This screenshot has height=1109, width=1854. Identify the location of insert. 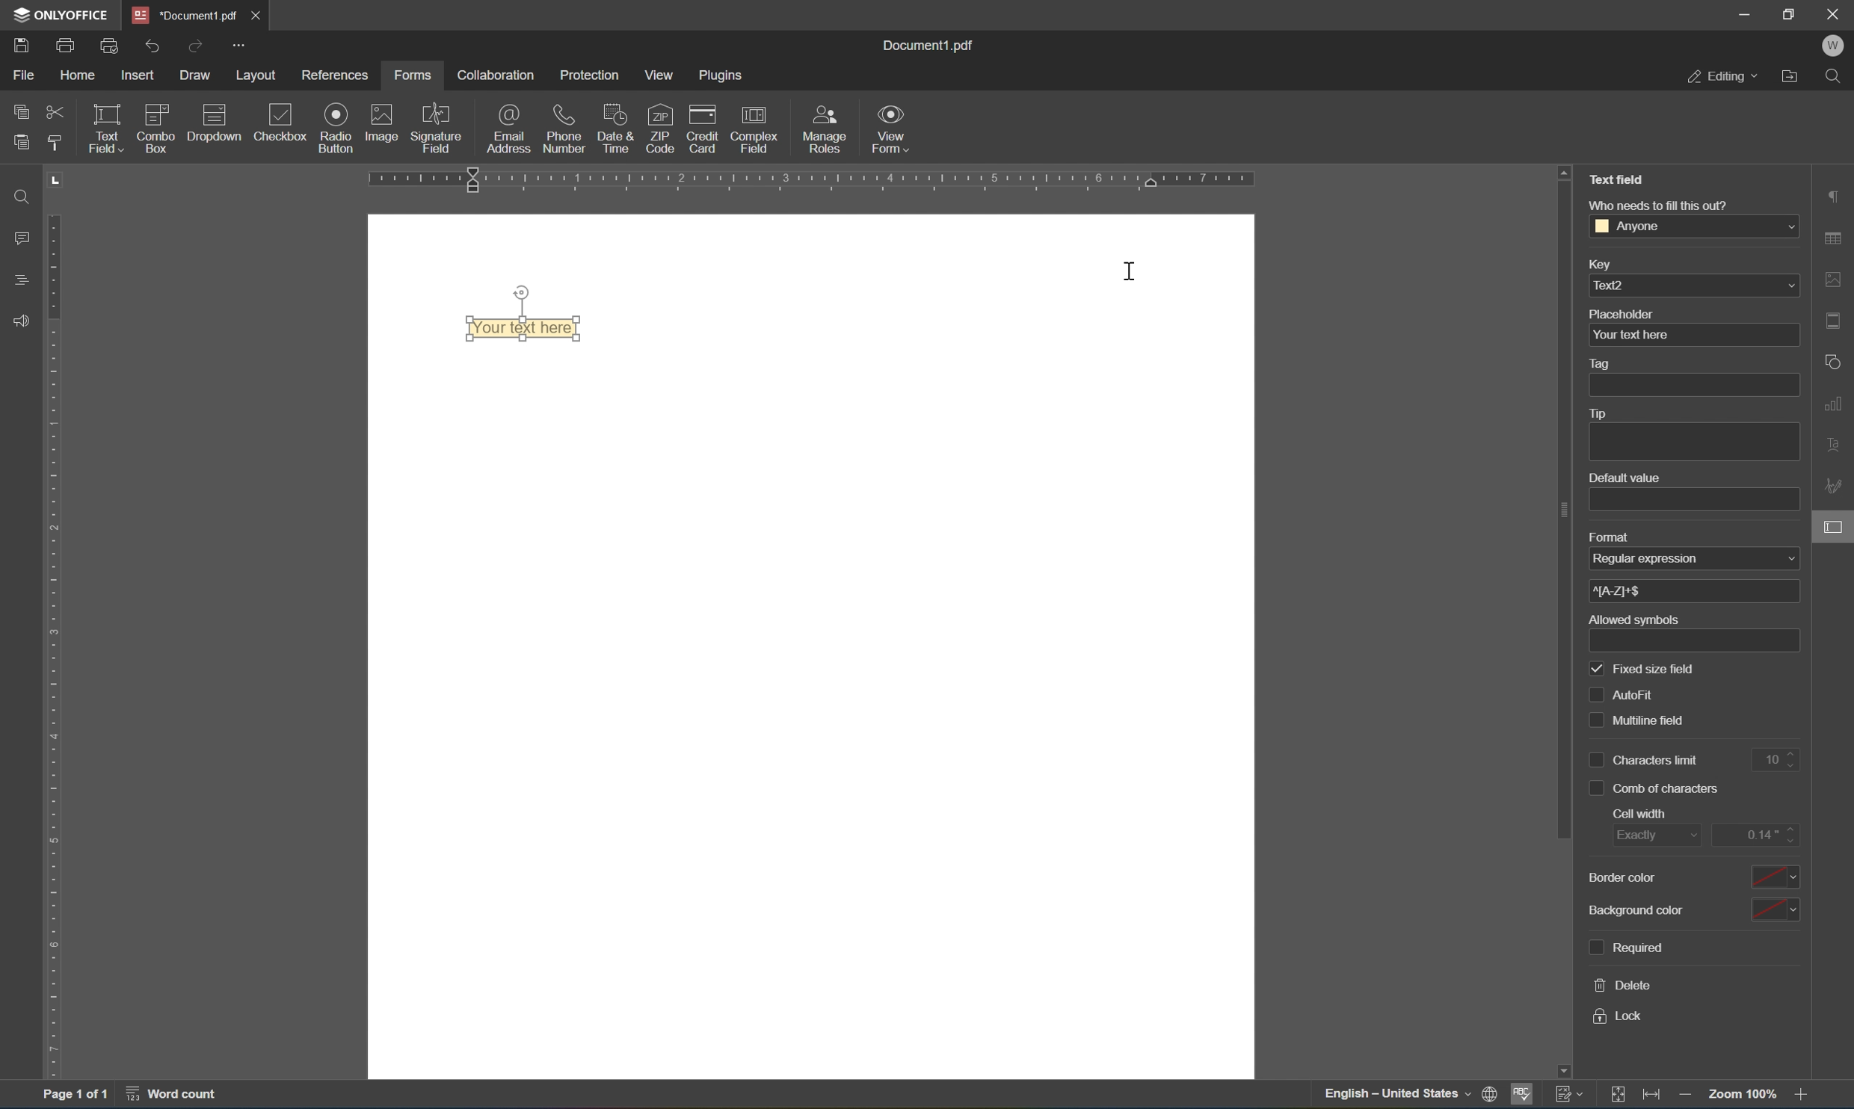
(138, 72).